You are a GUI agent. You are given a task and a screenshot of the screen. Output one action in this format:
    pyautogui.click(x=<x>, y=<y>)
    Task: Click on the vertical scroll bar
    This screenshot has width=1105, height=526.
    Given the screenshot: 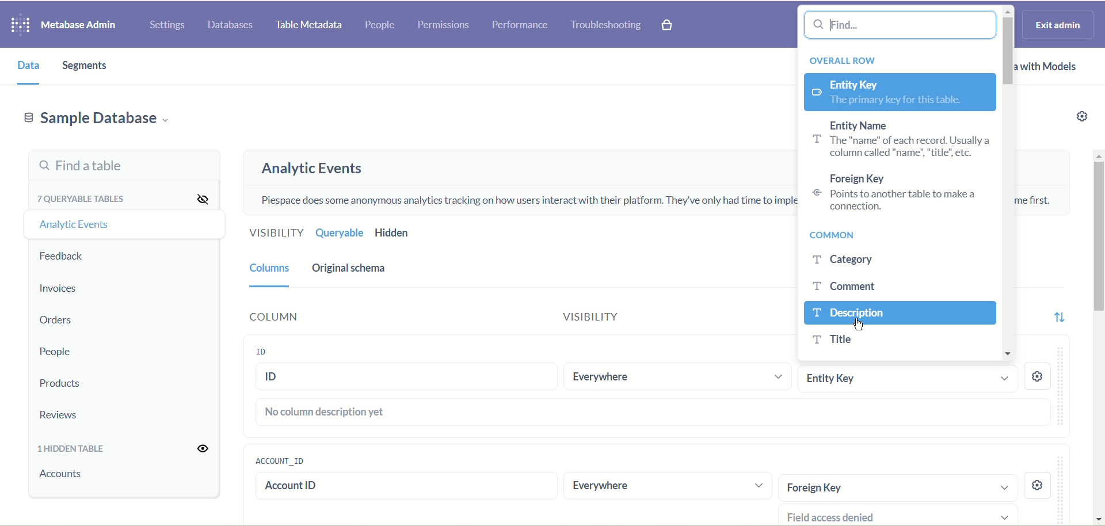 What is the action you would take?
    pyautogui.click(x=1007, y=185)
    